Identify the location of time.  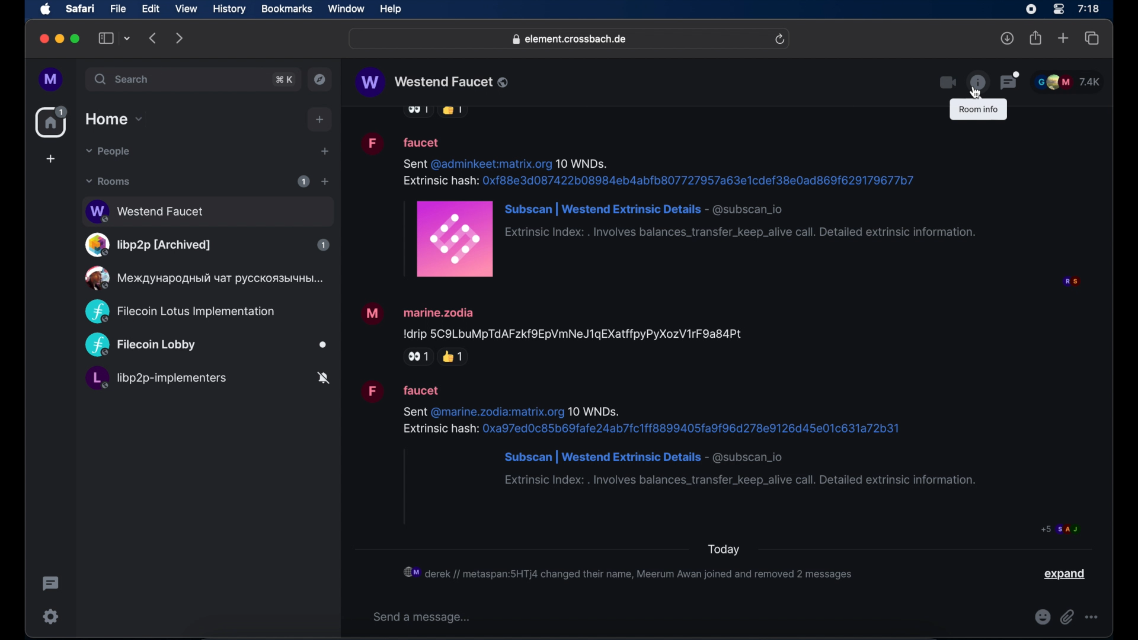
(1088, 8).